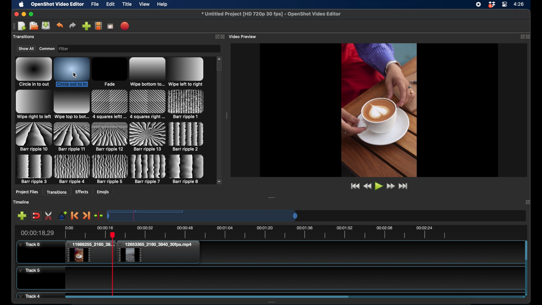 Image resolution: width=542 pixels, height=305 pixels. Describe the element at coordinates (37, 233) in the screenshot. I see `current time indicator` at that location.